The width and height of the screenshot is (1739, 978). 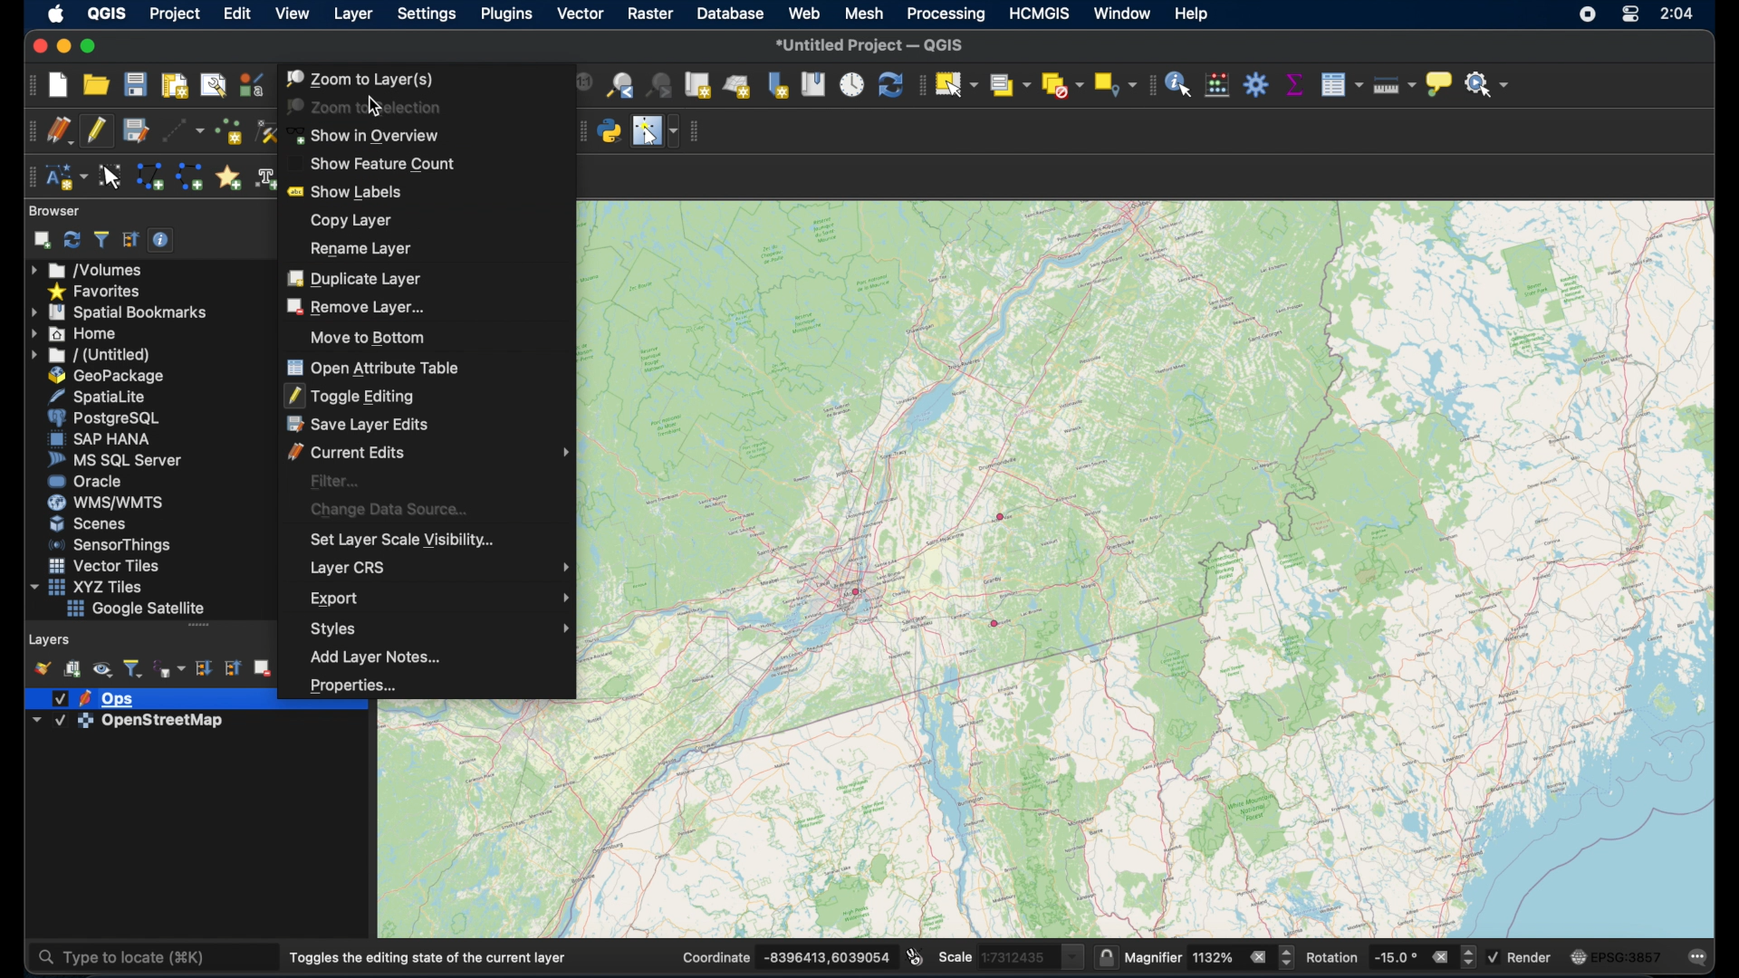 I want to click on help, so click(x=1191, y=15).